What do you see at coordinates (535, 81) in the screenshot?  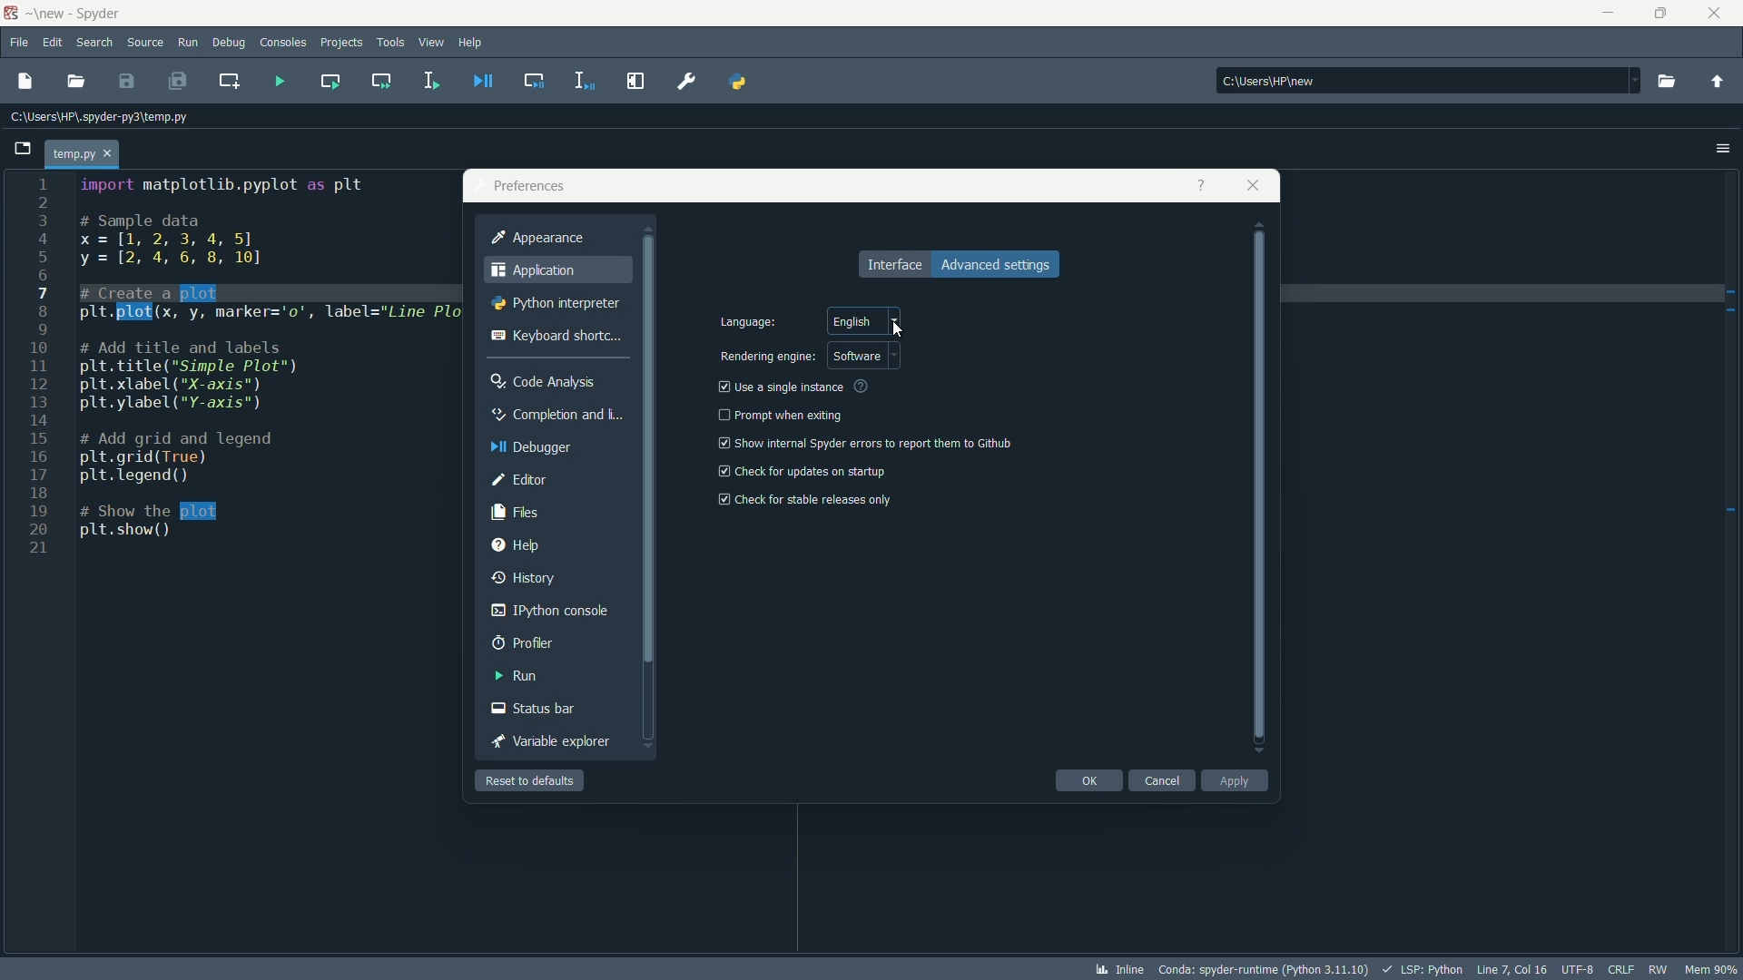 I see `debug cell` at bounding box center [535, 81].